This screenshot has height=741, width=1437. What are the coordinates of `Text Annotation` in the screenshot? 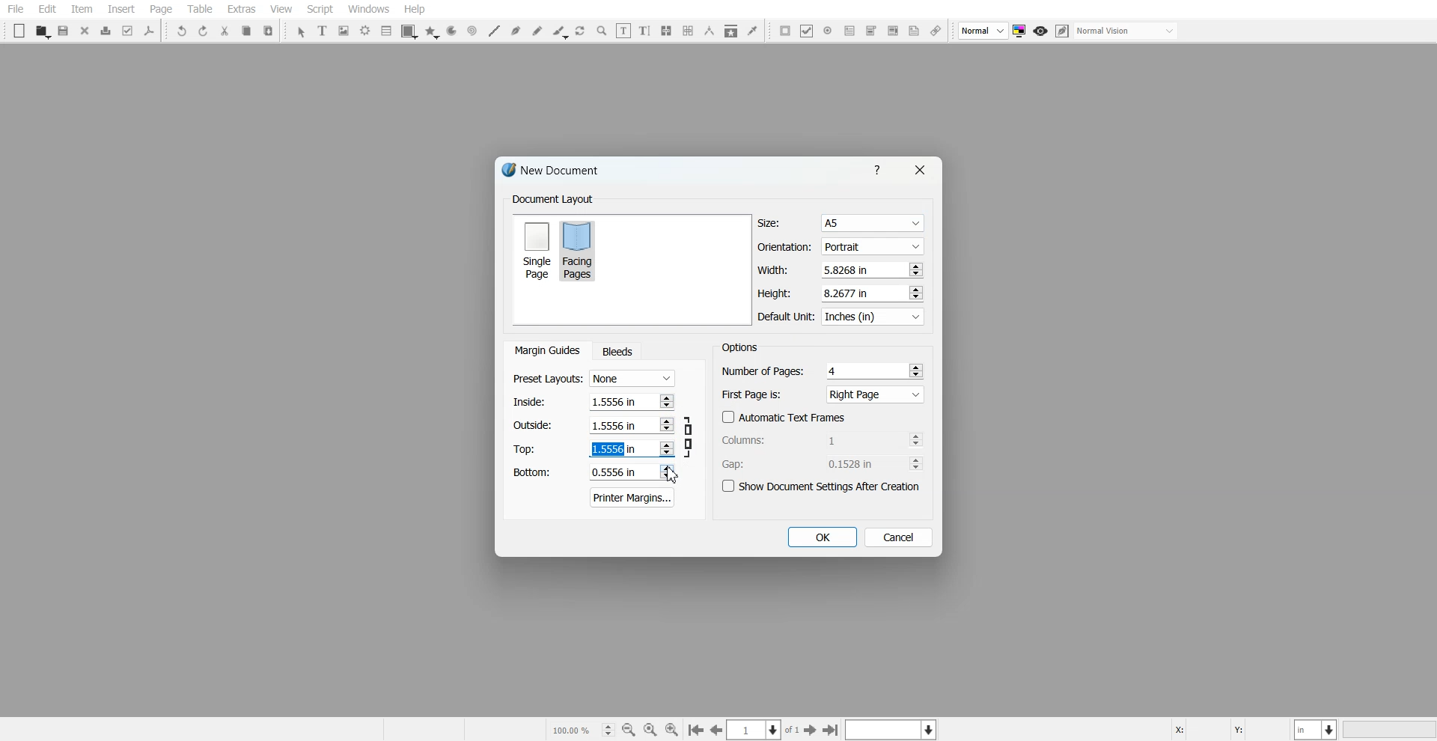 It's located at (914, 31).